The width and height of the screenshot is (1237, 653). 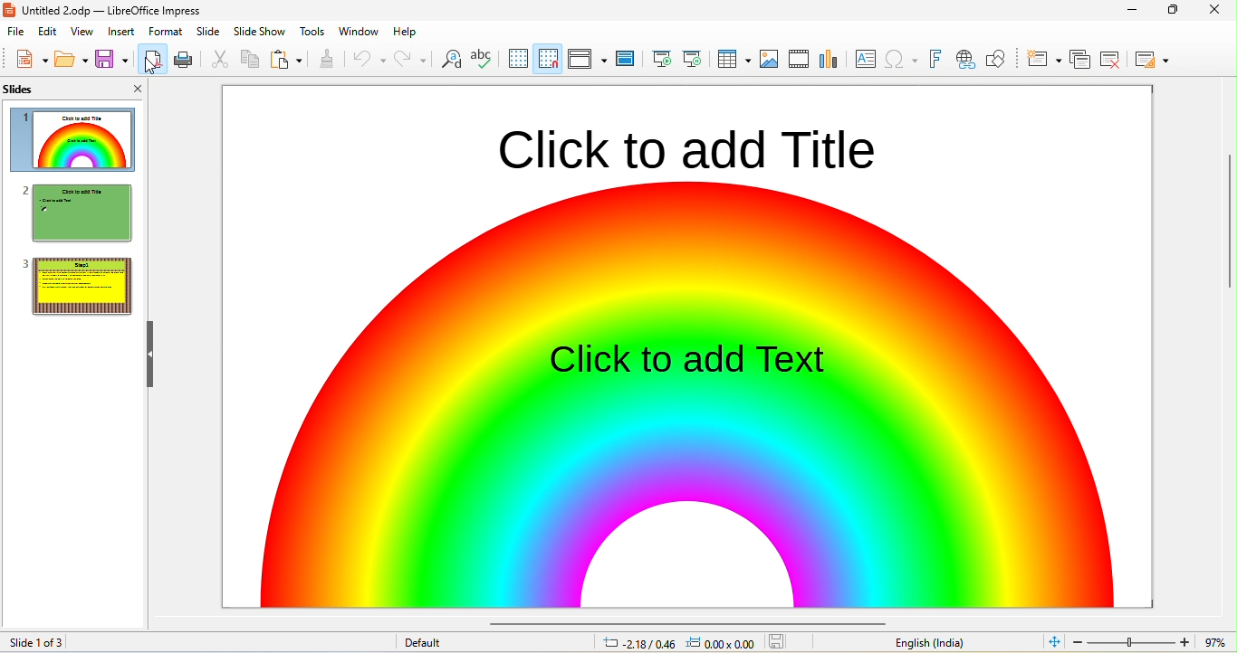 I want to click on slide 1 of 3, so click(x=66, y=642).